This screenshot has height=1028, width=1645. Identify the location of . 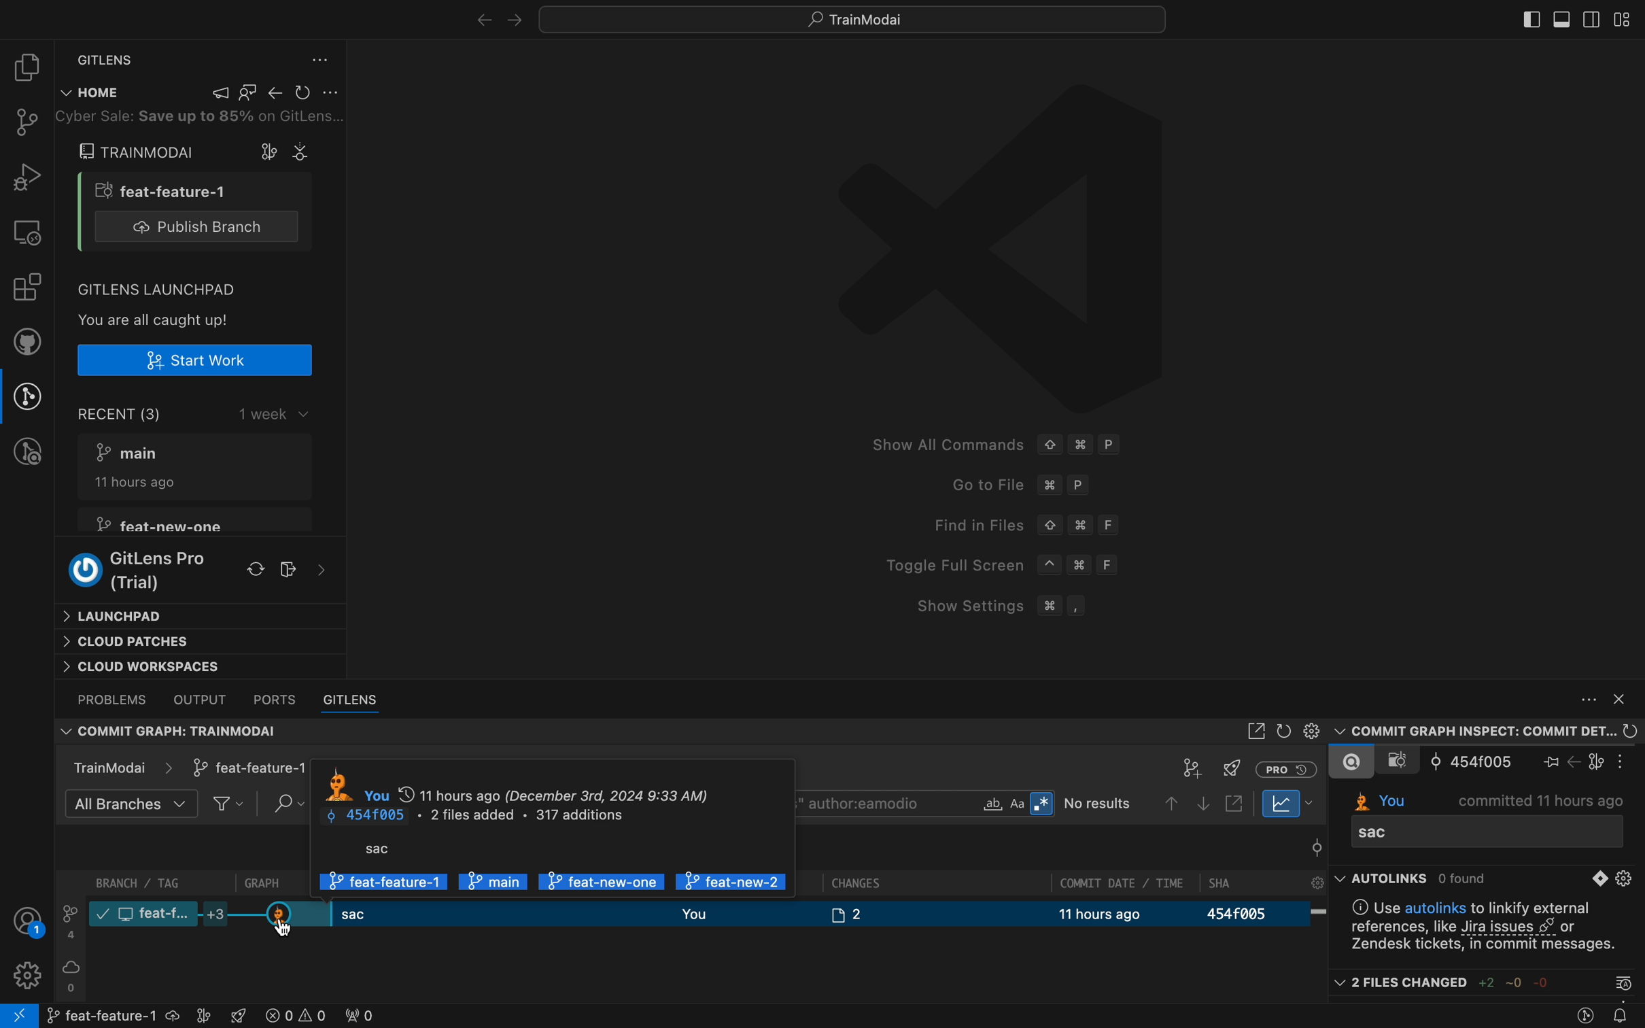
(198, 698).